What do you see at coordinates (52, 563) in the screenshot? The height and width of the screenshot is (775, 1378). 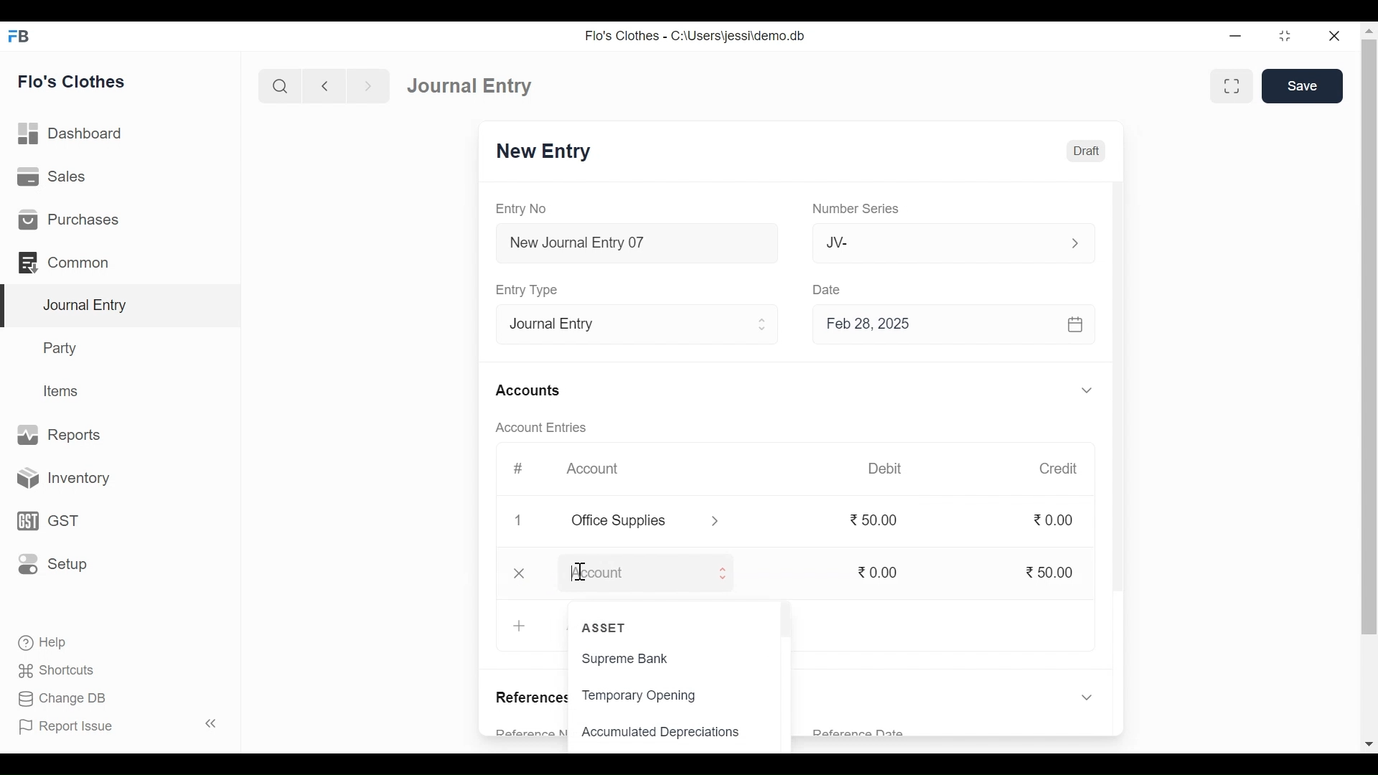 I see `Setup` at bounding box center [52, 563].